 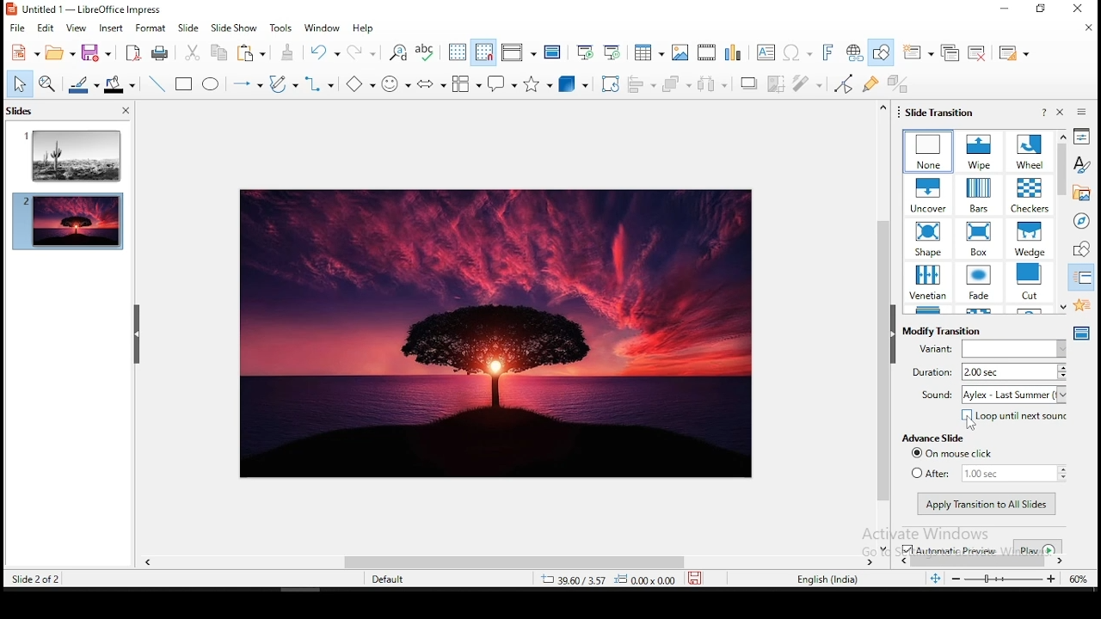 What do you see at coordinates (507, 562) in the screenshot?
I see `scroll bar` at bounding box center [507, 562].